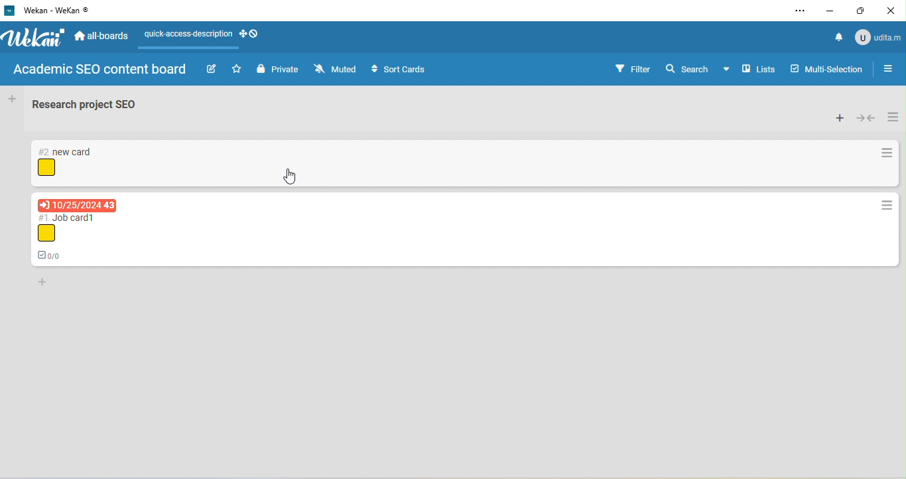  I want to click on card actions, so click(885, 206).